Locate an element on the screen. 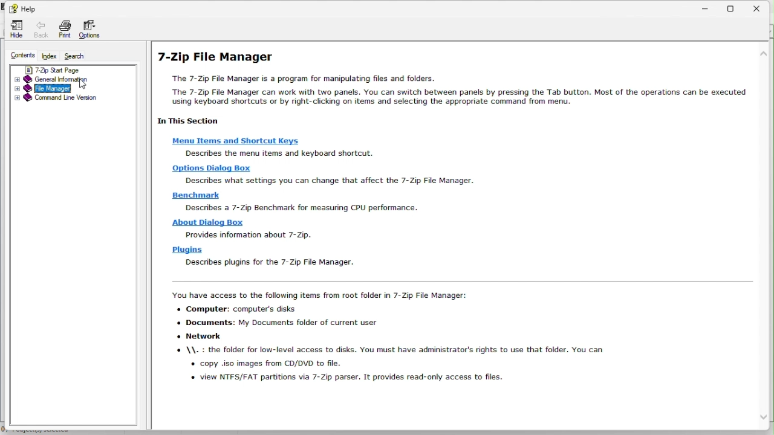 The image size is (774, 435). hide is located at coordinates (14, 30).